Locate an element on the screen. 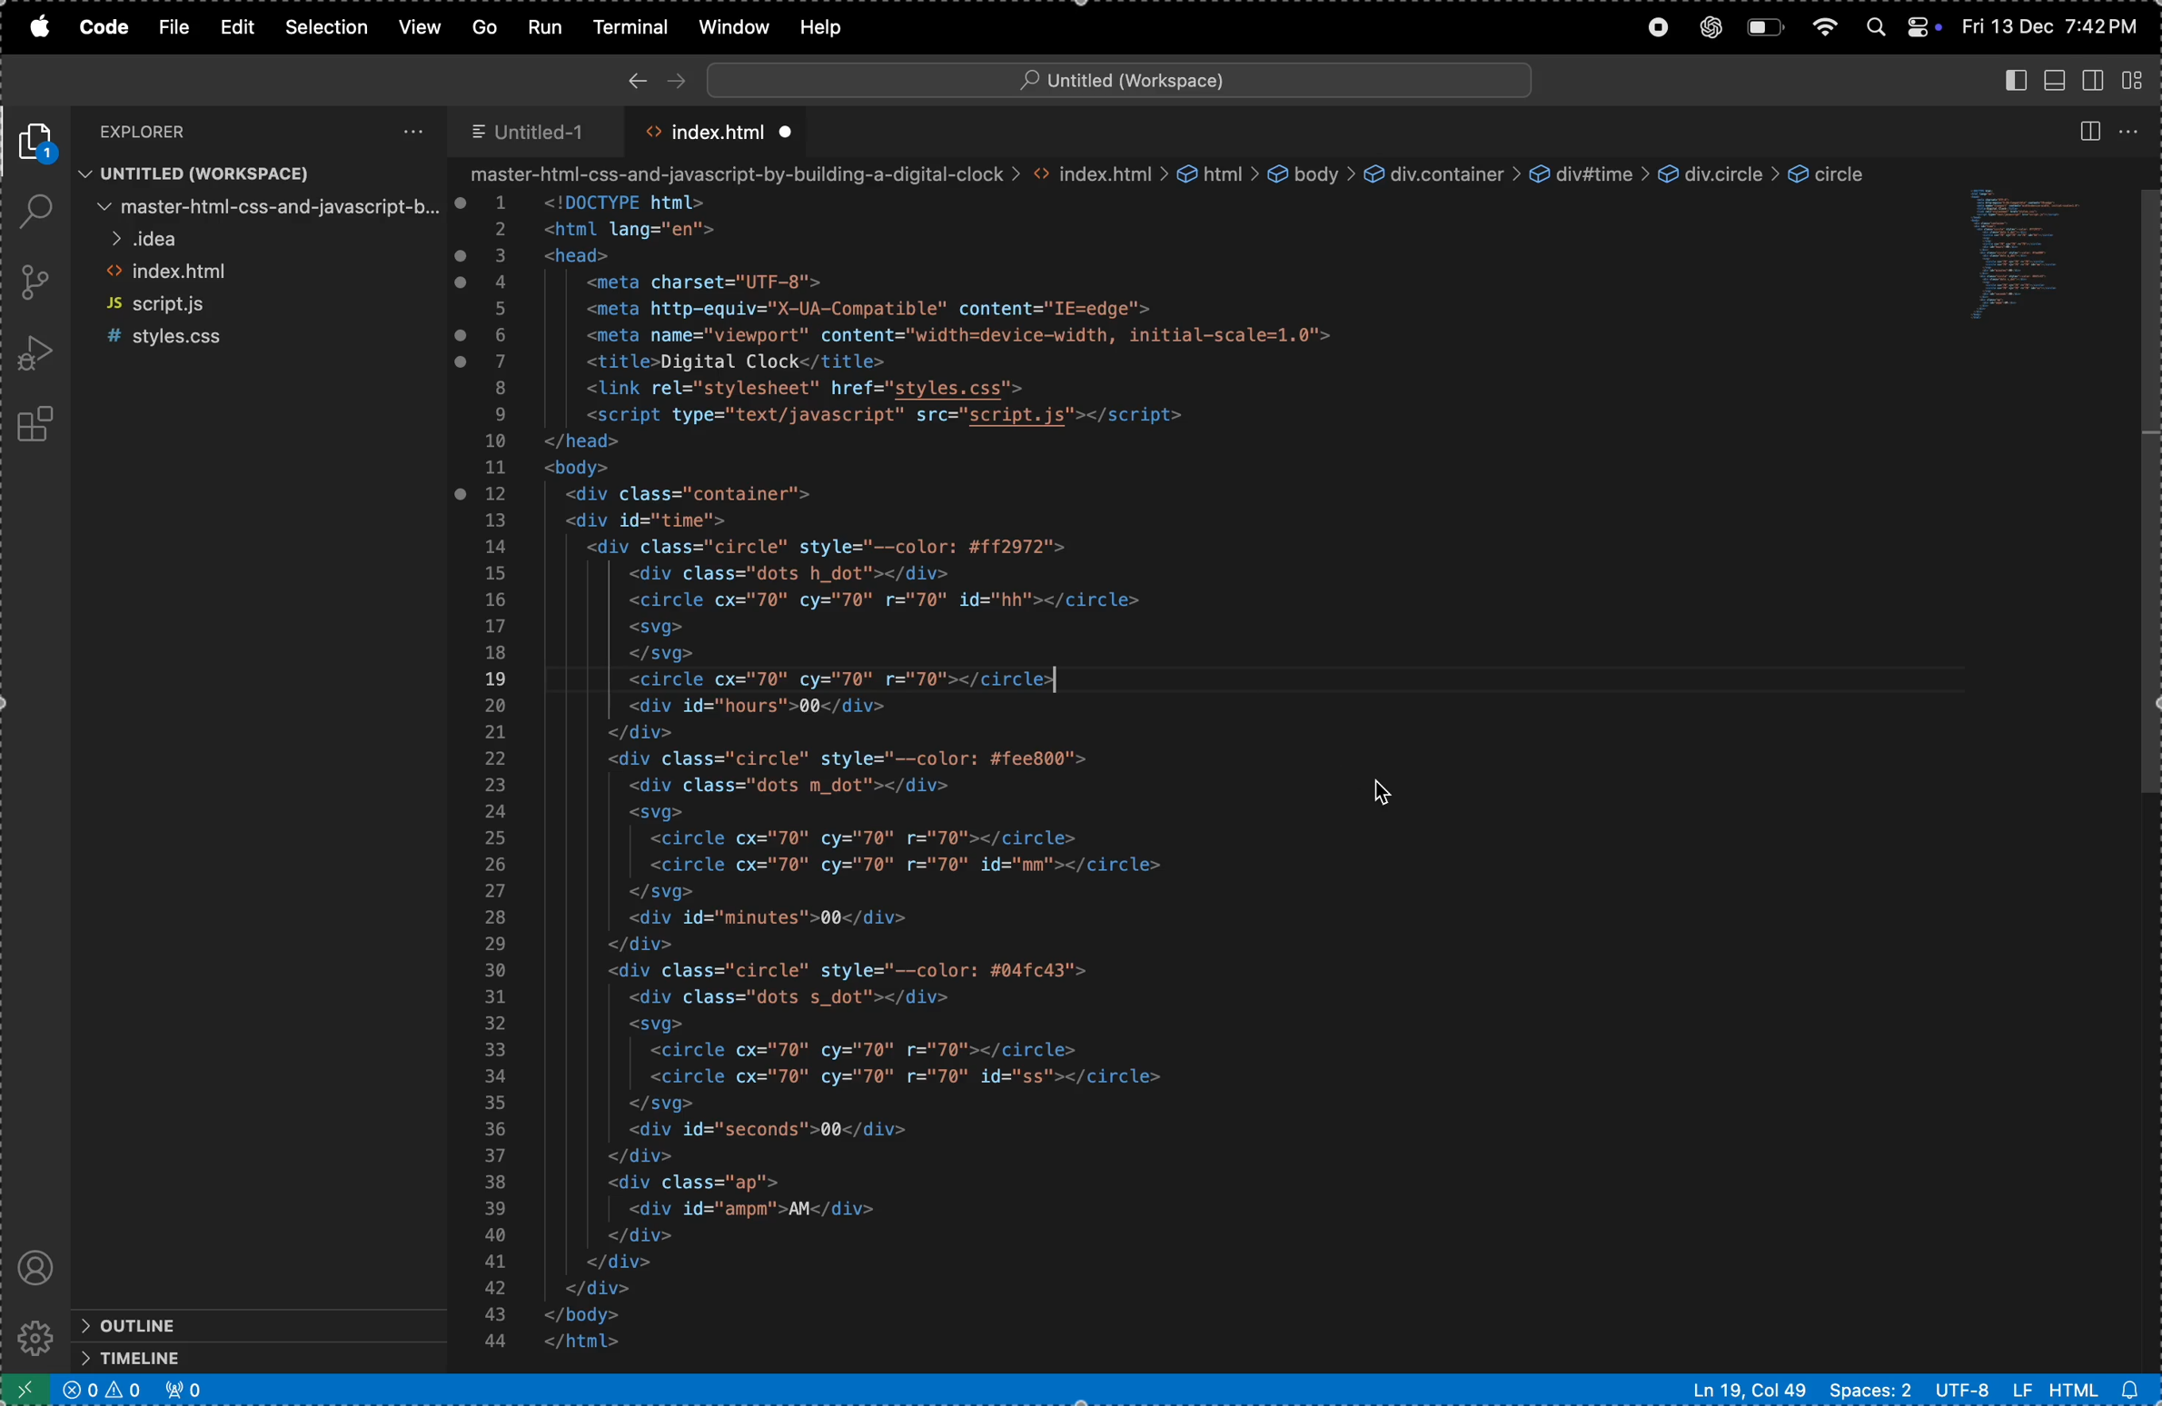 The height and width of the screenshot is (1406, 2162). html alert is located at coordinates (2102, 1388).